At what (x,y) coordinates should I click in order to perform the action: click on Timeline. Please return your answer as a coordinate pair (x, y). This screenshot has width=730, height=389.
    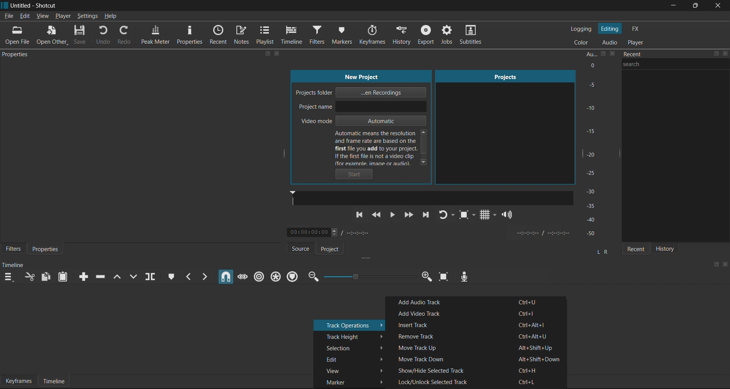
    Looking at the image, I should click on (294, 35).